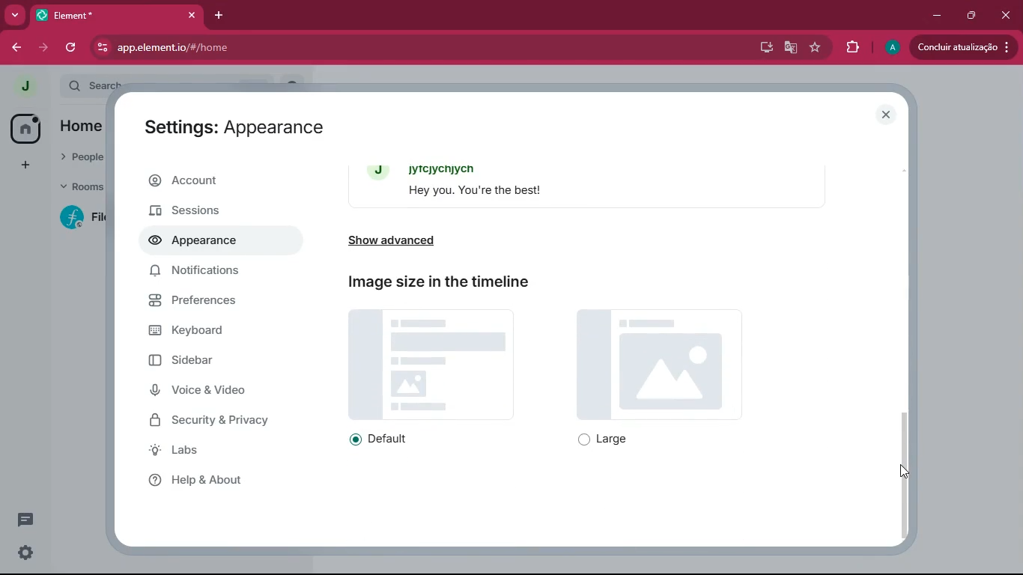 This screenshot has width=1023, height=575. I want to click on message bubbles, so click(594, 184).